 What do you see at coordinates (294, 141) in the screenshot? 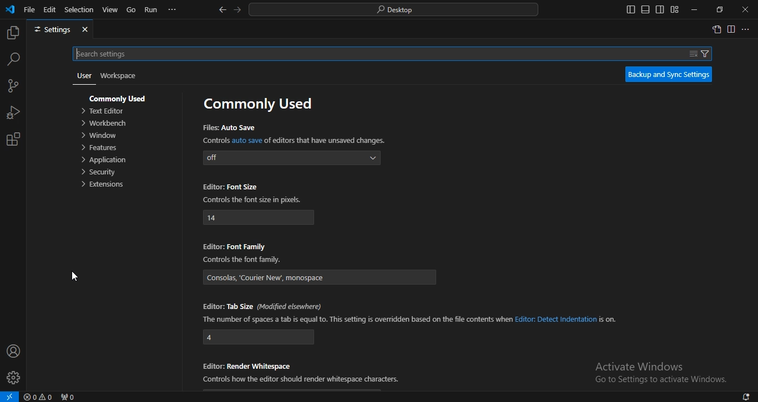
I see `files: auto save` at bounding box center [294, 141].